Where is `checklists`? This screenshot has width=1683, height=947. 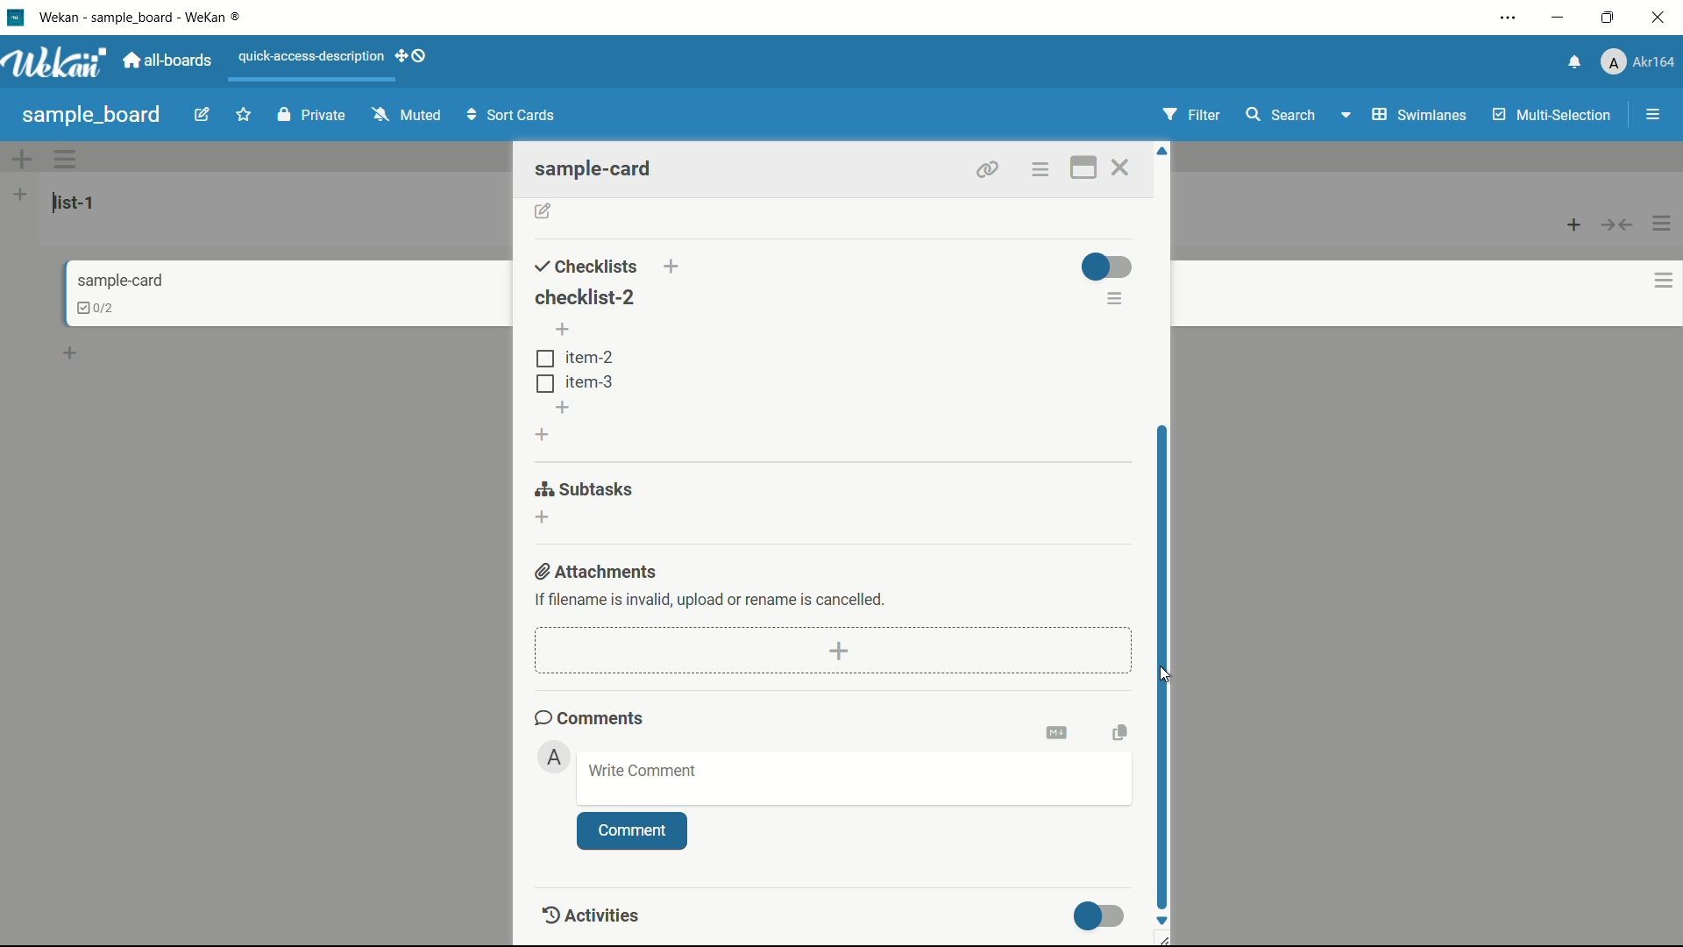 checklists is located at coordinates (586, 267).